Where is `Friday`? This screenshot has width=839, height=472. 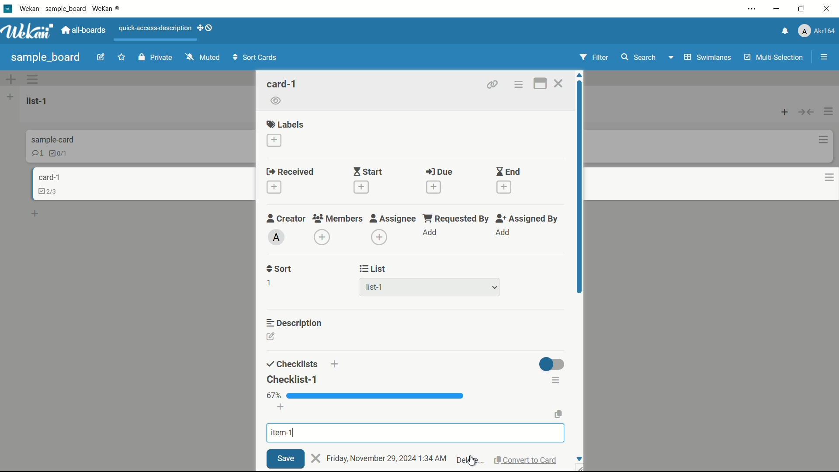 Friday is located at coordinates (337, 458).